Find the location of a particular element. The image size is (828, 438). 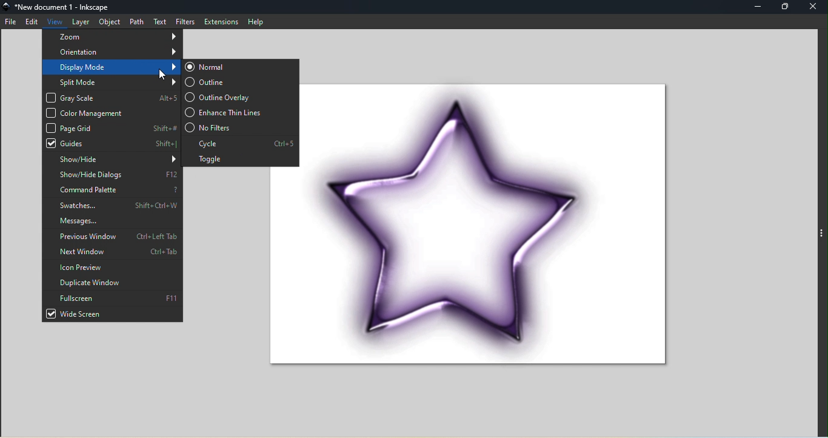

Edit is located at coordinates (30, 21).